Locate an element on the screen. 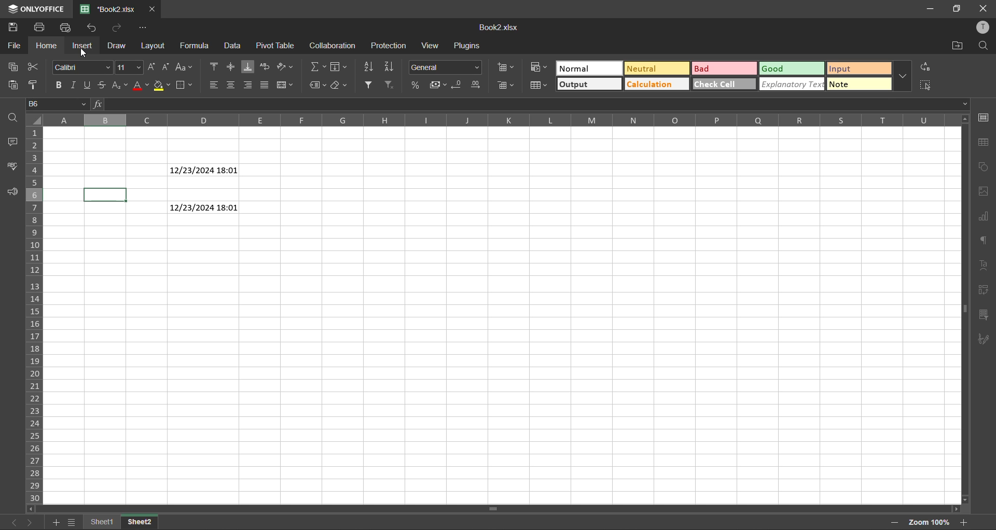 This screenshot has height=530, width=996. add sheet is located at coordinates (56, 523).